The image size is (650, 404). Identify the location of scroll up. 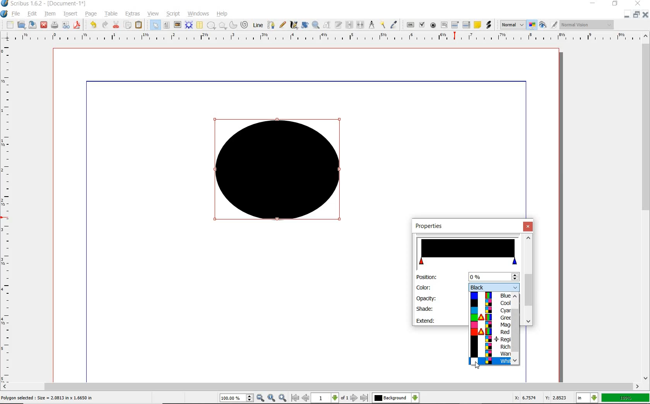
(529, 238).